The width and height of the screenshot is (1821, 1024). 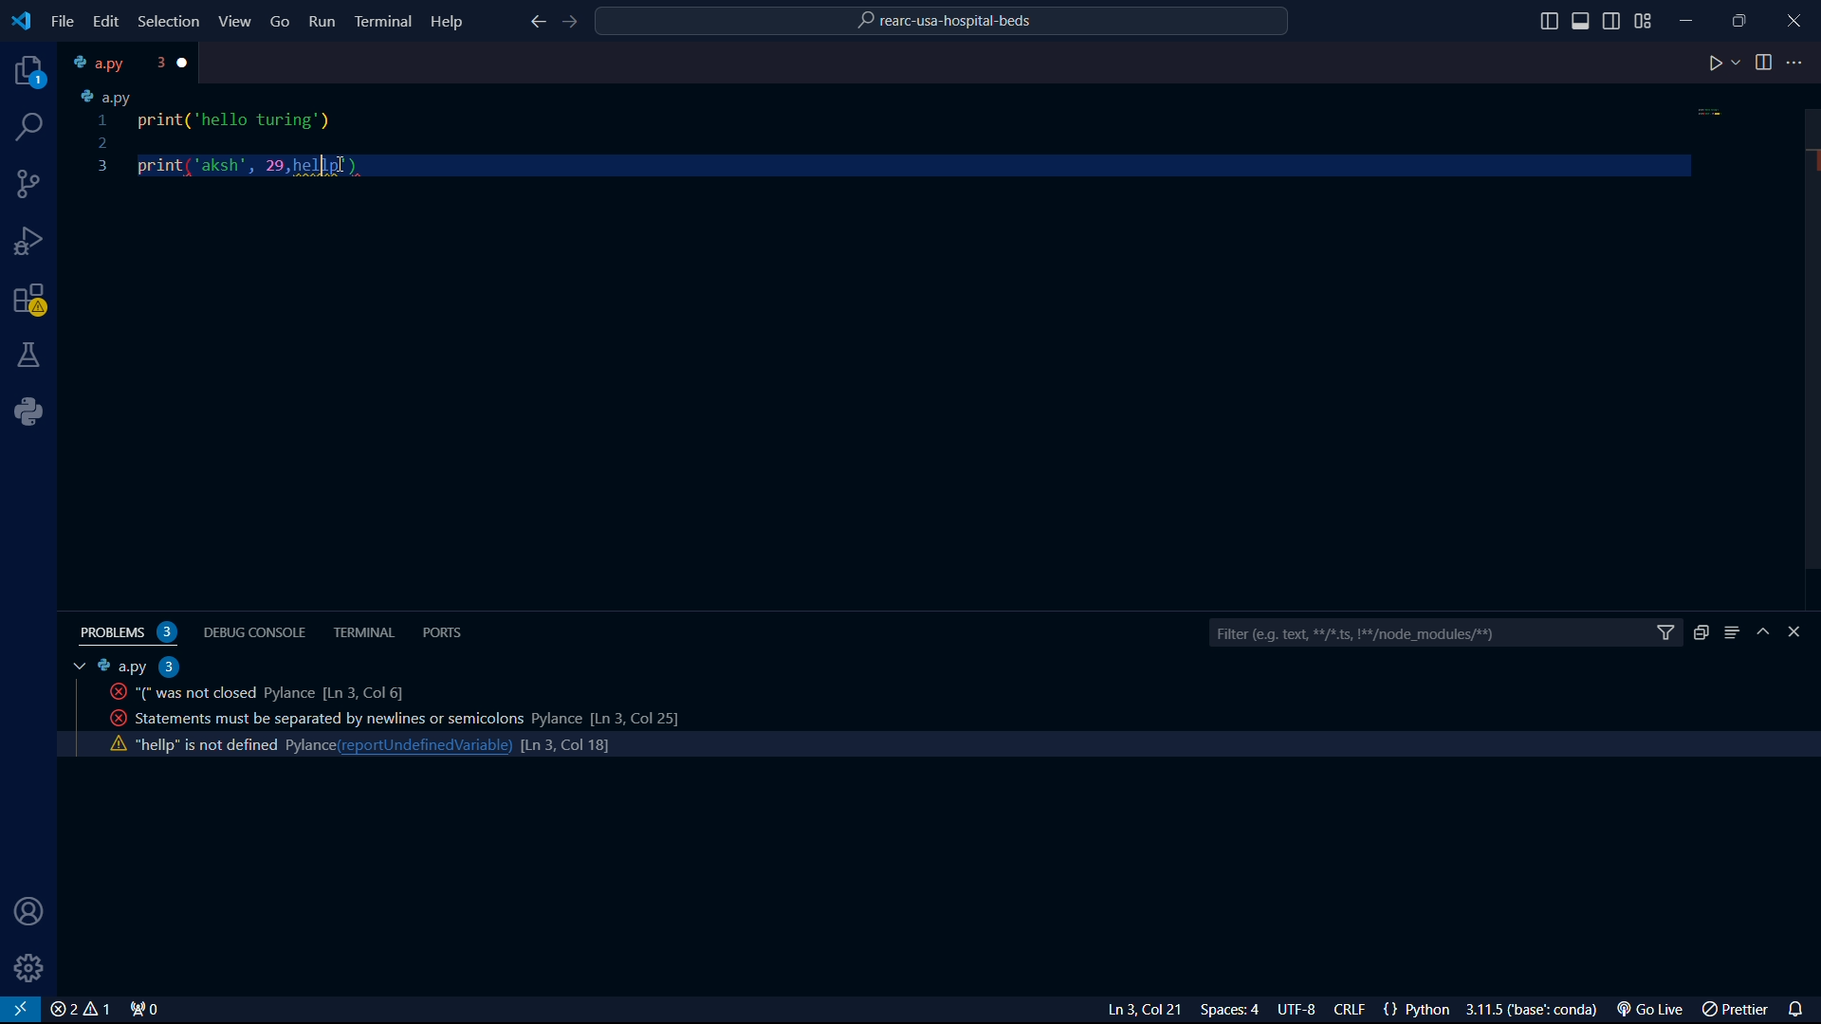 What do you see at coordinates (1537, 1010) in the screenshot?
I see `3.1.5` at bounding box center [1537, 1010].